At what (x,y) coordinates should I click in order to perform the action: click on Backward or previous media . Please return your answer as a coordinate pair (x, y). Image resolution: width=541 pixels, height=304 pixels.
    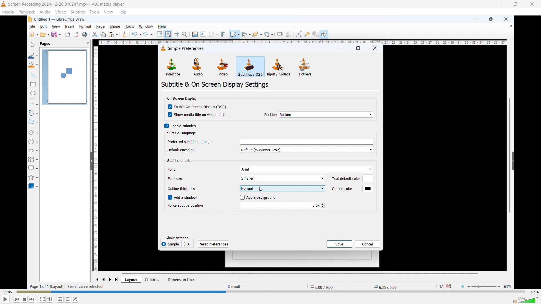
    Looking at the image, I should click on (17, 299).